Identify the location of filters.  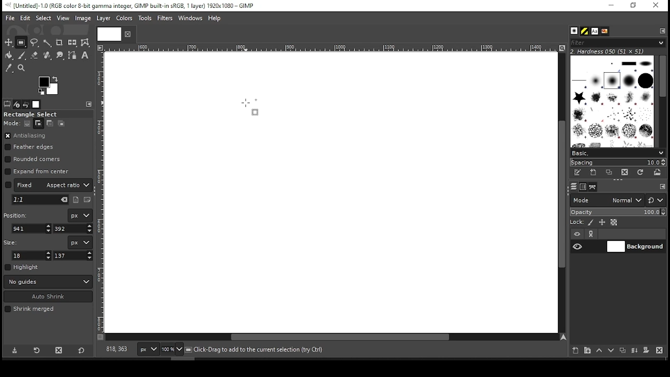
(616, 43).